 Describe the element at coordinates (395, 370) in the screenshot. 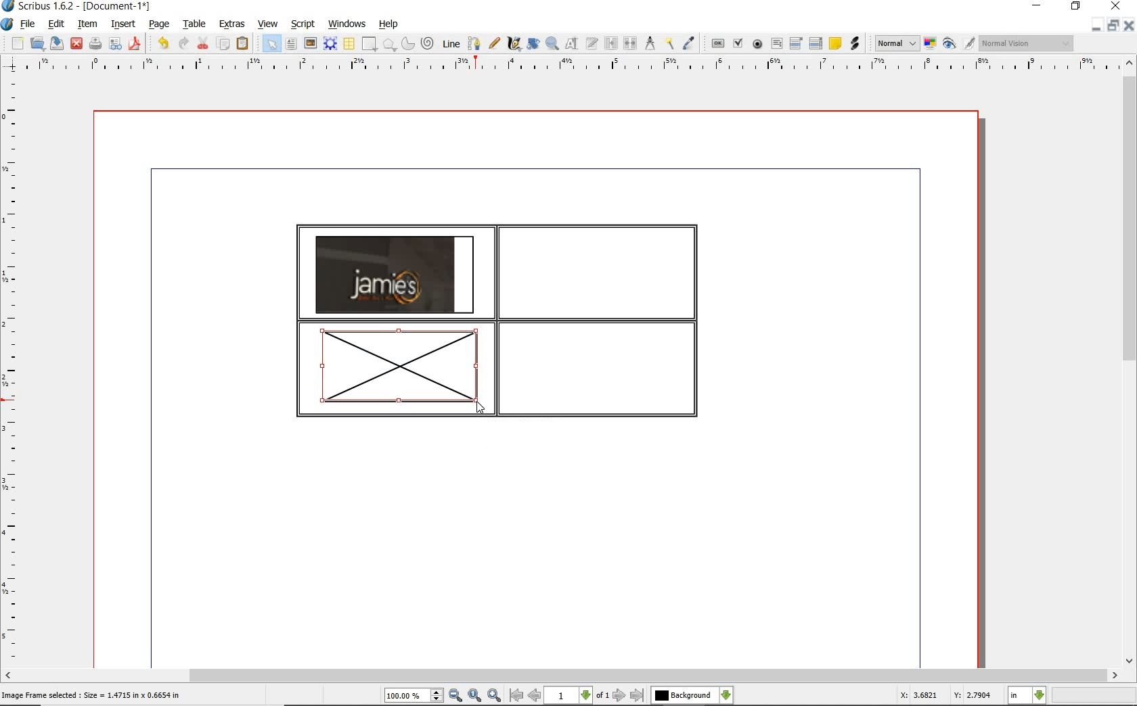

I see `drawn image frame` at that location.